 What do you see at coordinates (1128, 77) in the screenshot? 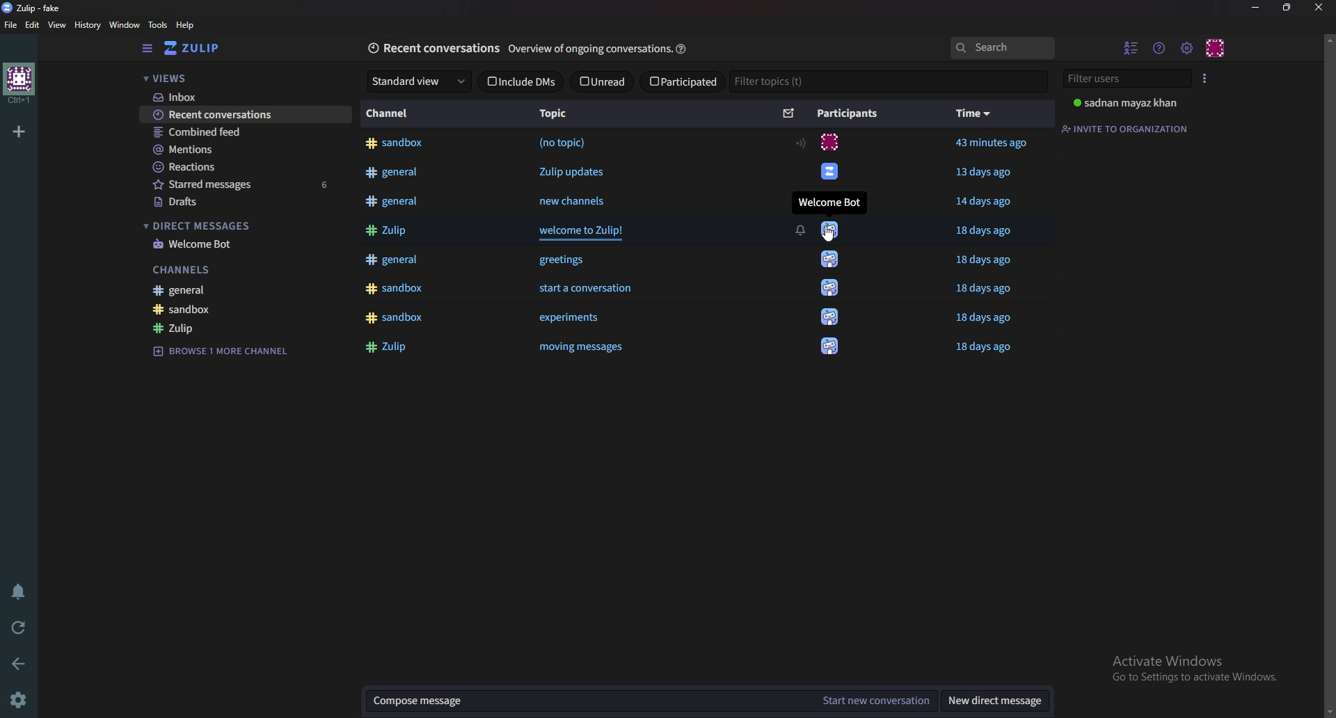
I see `Filter users` at bounding box center [1128, 77].